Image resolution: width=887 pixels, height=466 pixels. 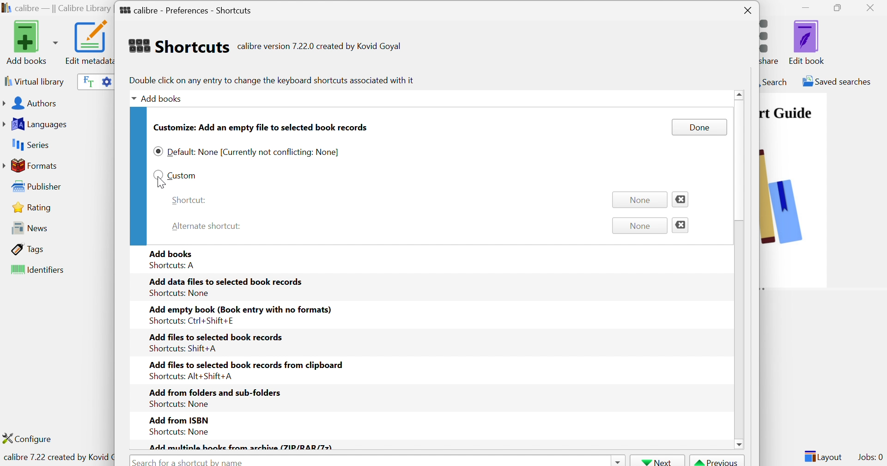 I want to click on Alternate shortcut, so click(x=207, y=225).